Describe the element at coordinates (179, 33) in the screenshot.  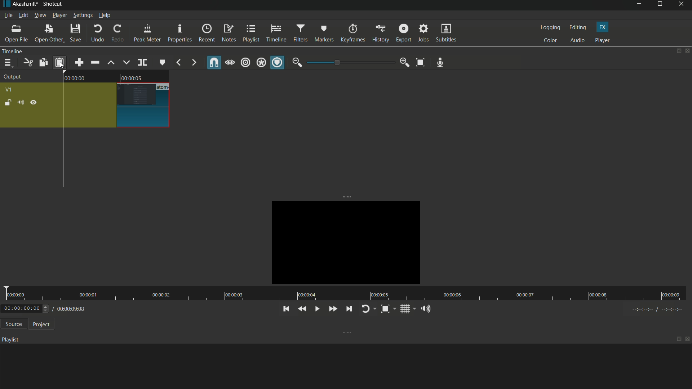
I see `properties` at that location.